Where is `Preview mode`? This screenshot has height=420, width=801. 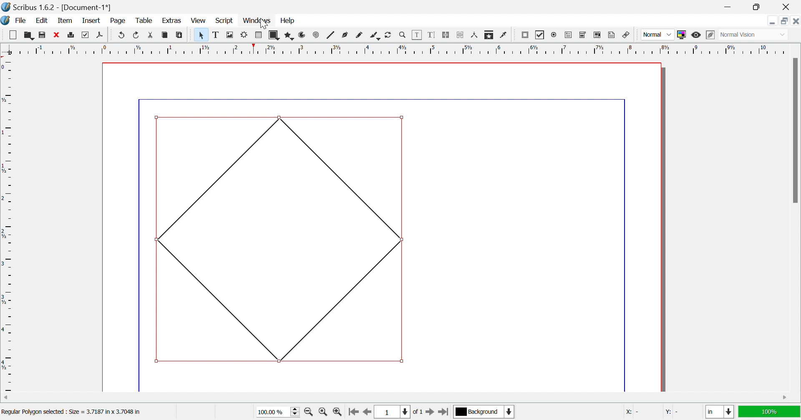
Preview mode is located at coordinates (695, 35).